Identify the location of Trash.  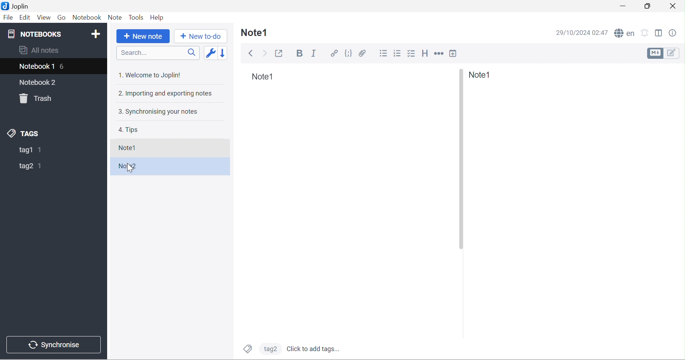
(35, 99).